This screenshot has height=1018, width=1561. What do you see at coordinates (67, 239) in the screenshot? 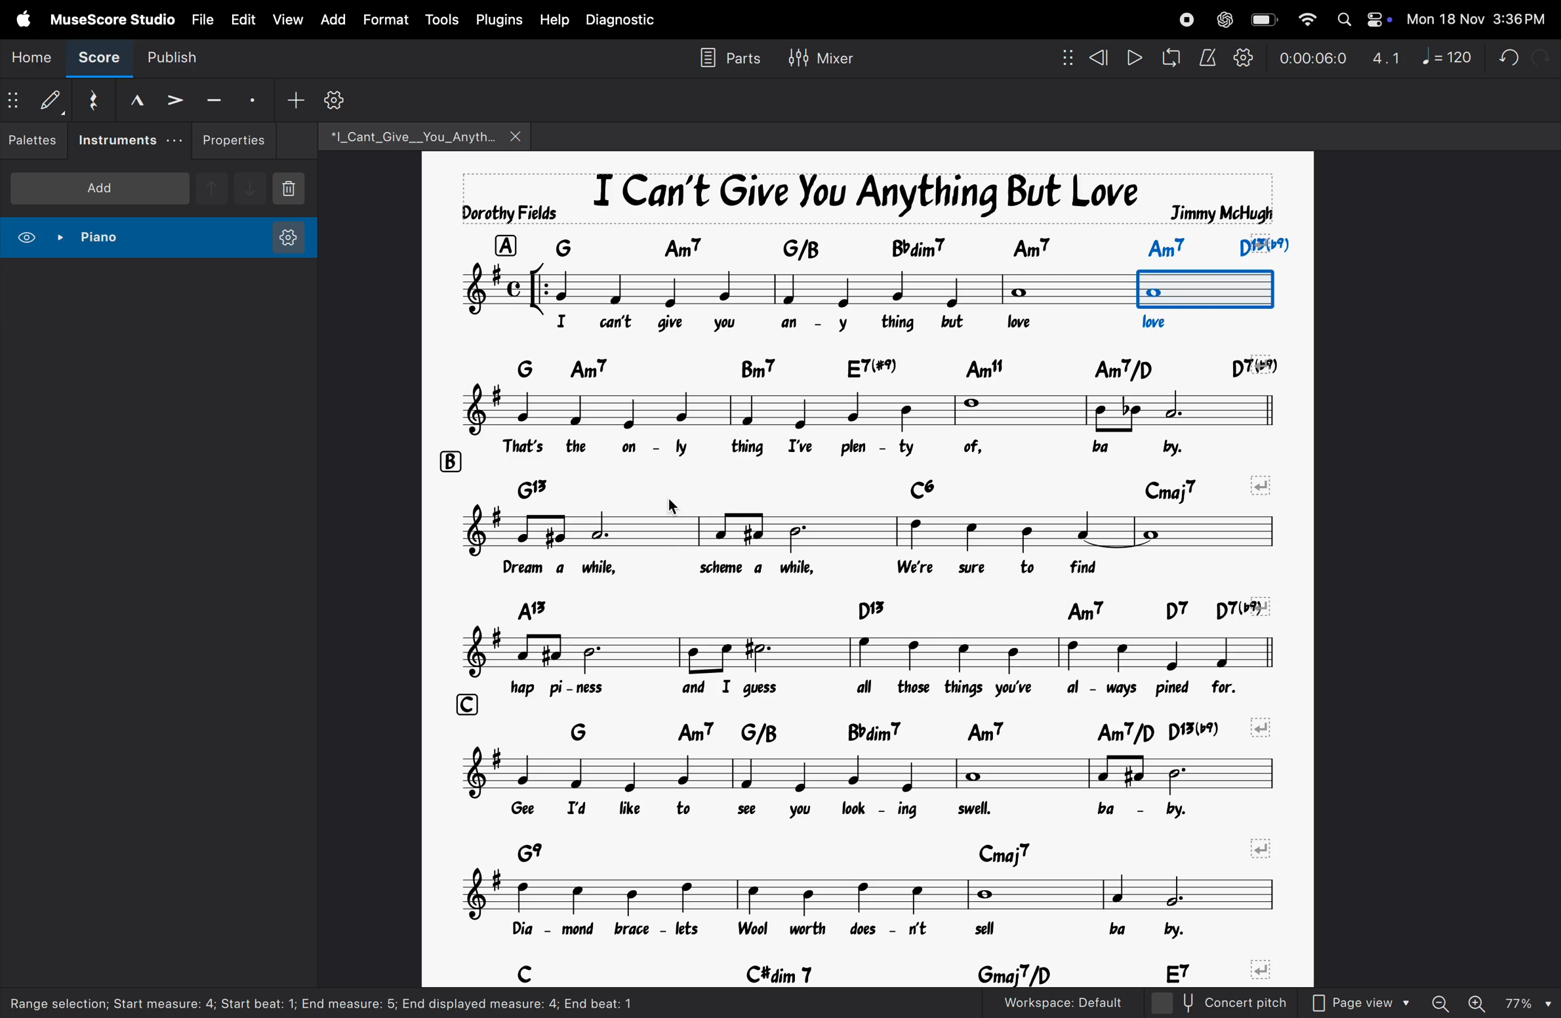
I see `piano` at bounding box center [67, 239].